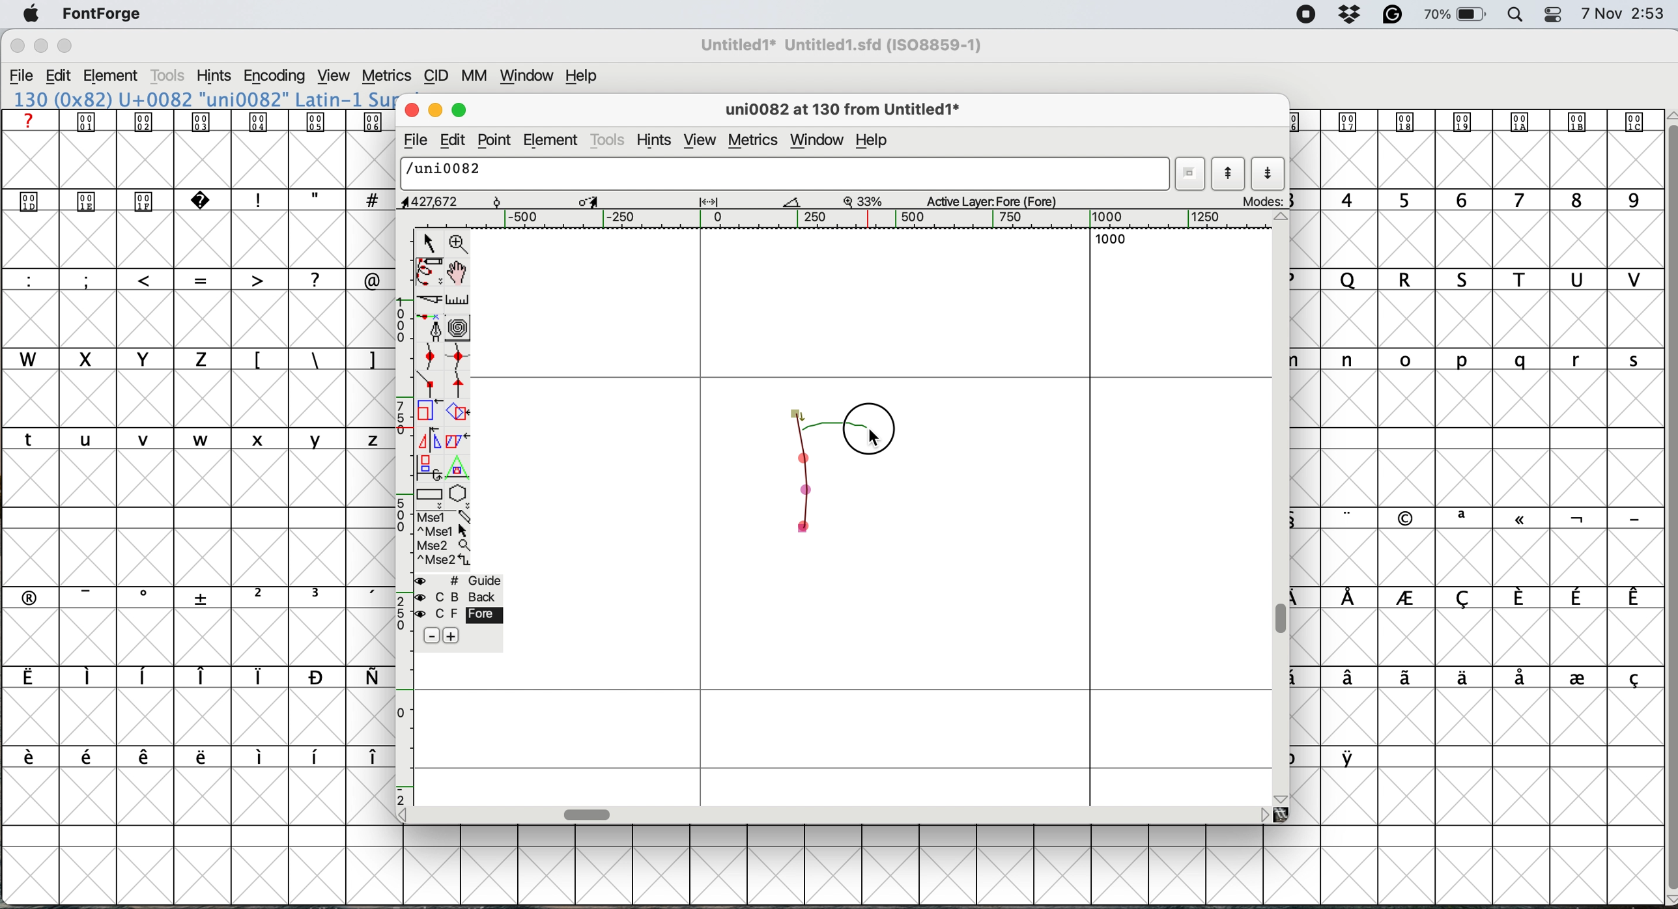 Image resolution: width=1678 pixels, height=909 pixels. What do you see at coordinates (659, 141) in the screenshot?
I see `hints` at bounding box center [659, 141].